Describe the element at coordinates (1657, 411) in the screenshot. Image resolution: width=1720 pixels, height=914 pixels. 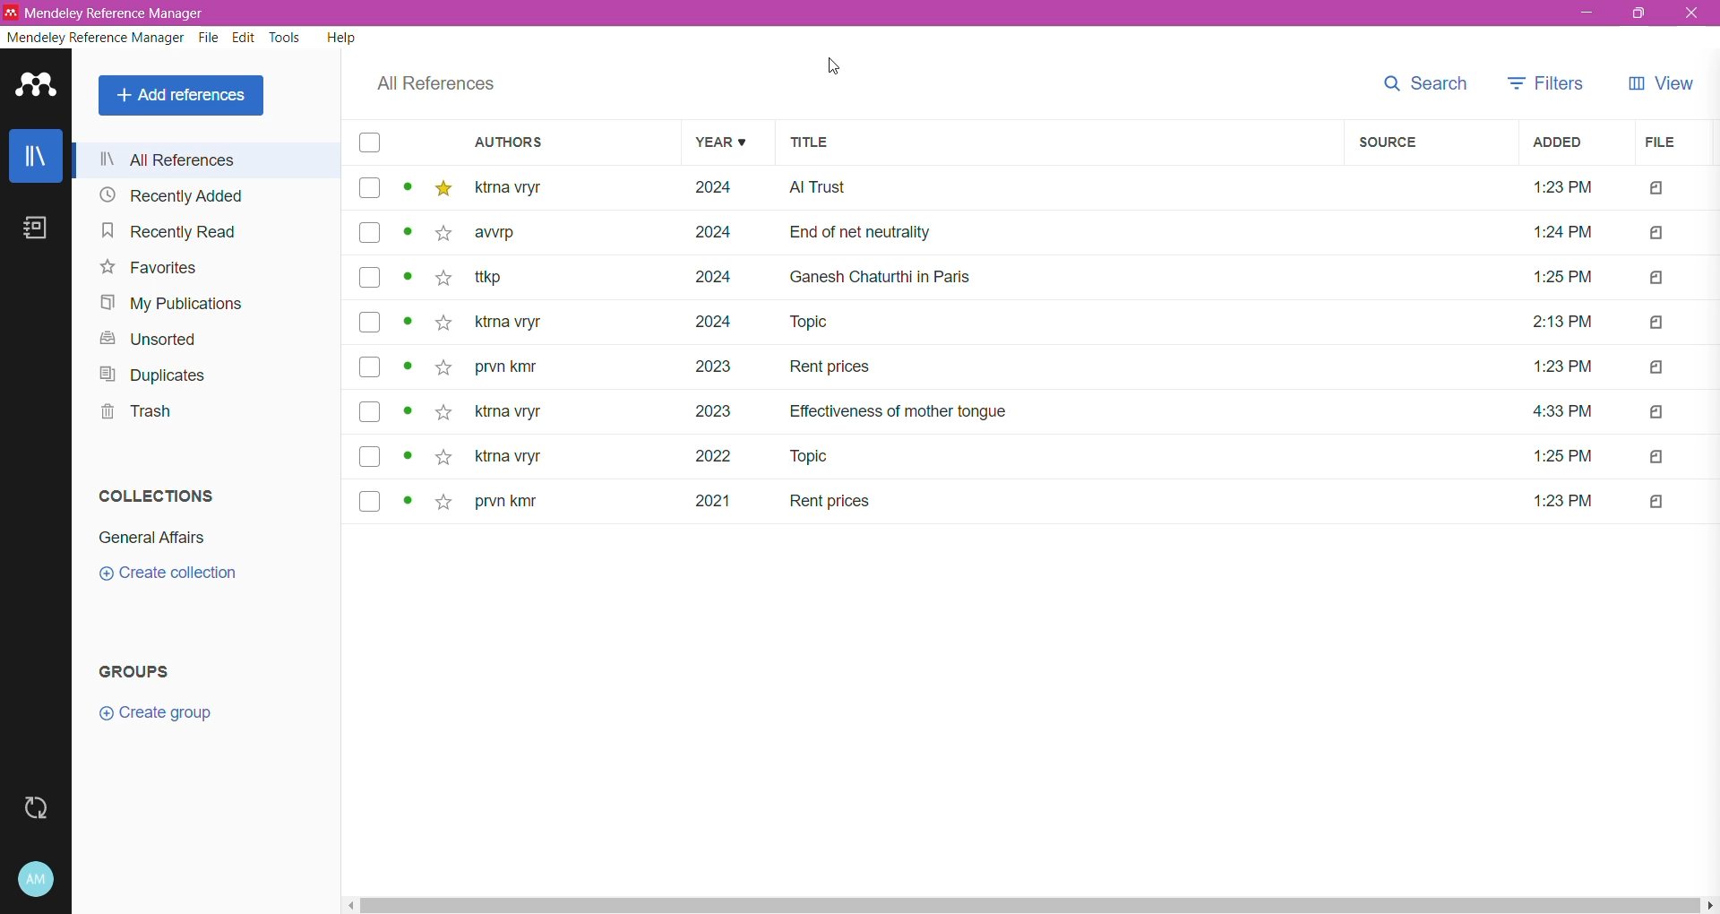
I see `file type` at that location.